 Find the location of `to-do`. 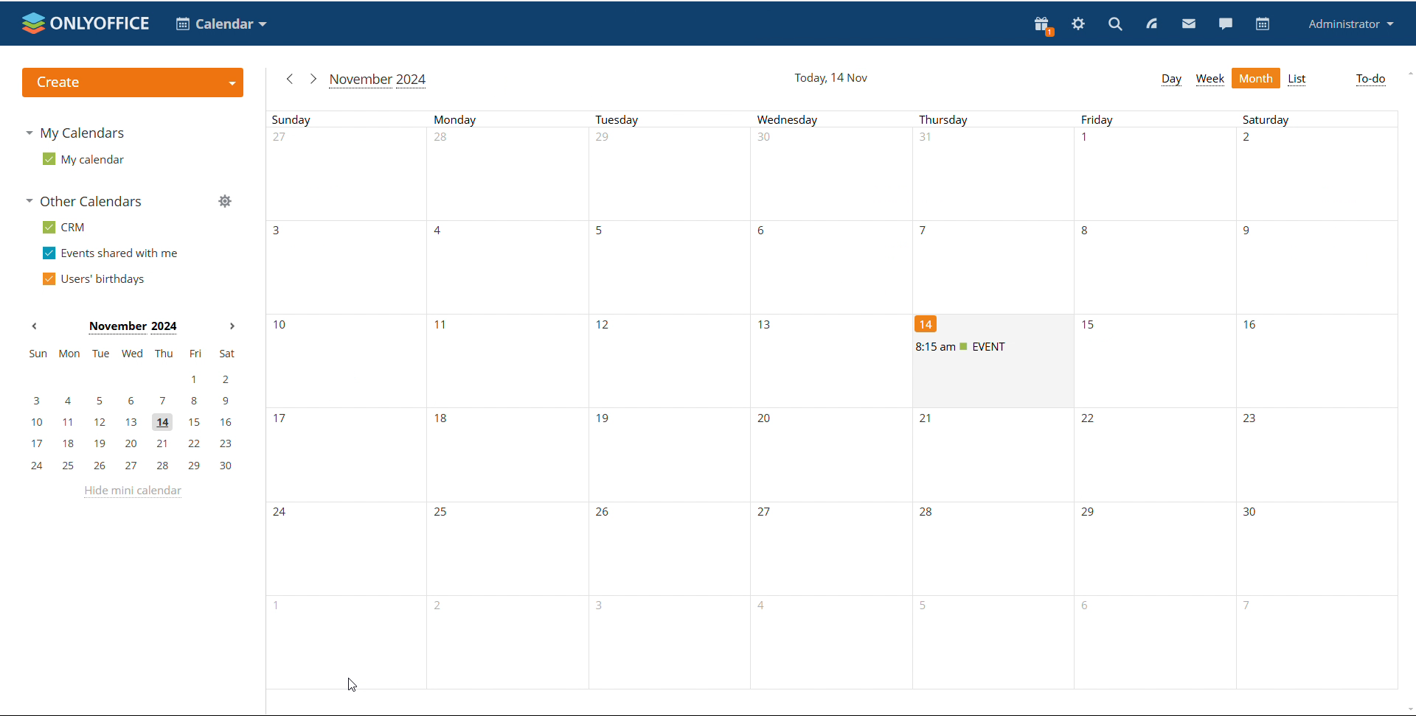

to-do is located at coordinates (1371, 80).